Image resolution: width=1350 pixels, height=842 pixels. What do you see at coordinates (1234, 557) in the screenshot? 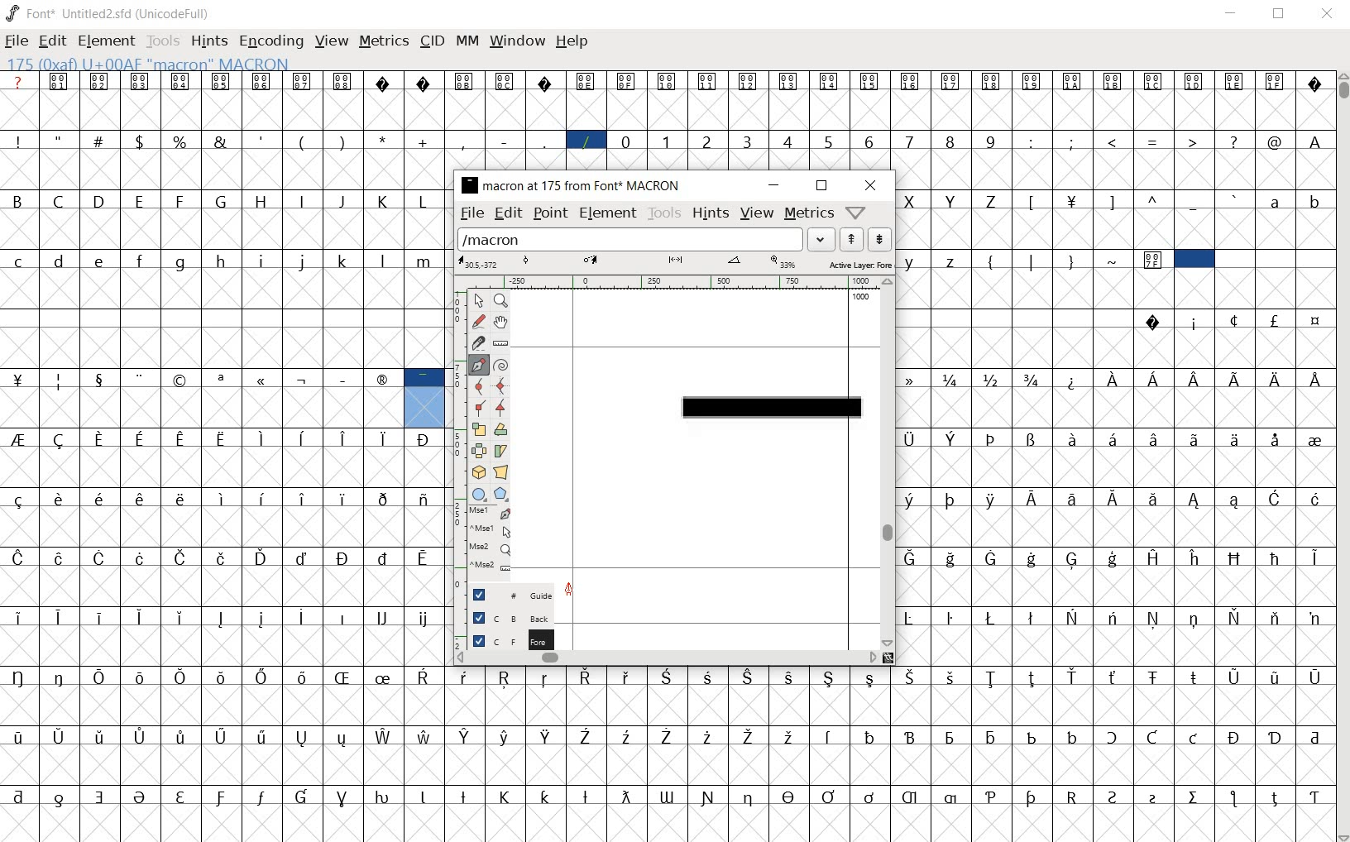
I see `Symbol` at bounding box center [1234, 557].